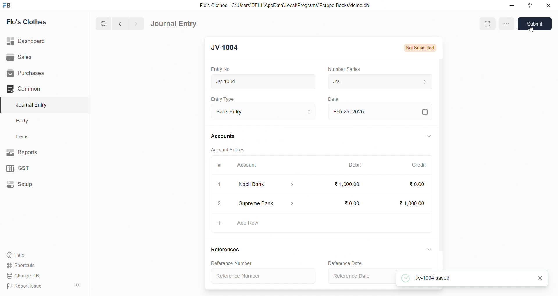 Image resolution: width=558 pixels, height=296 pixels. I want to click on Expand/collapse, so click(427, 250).